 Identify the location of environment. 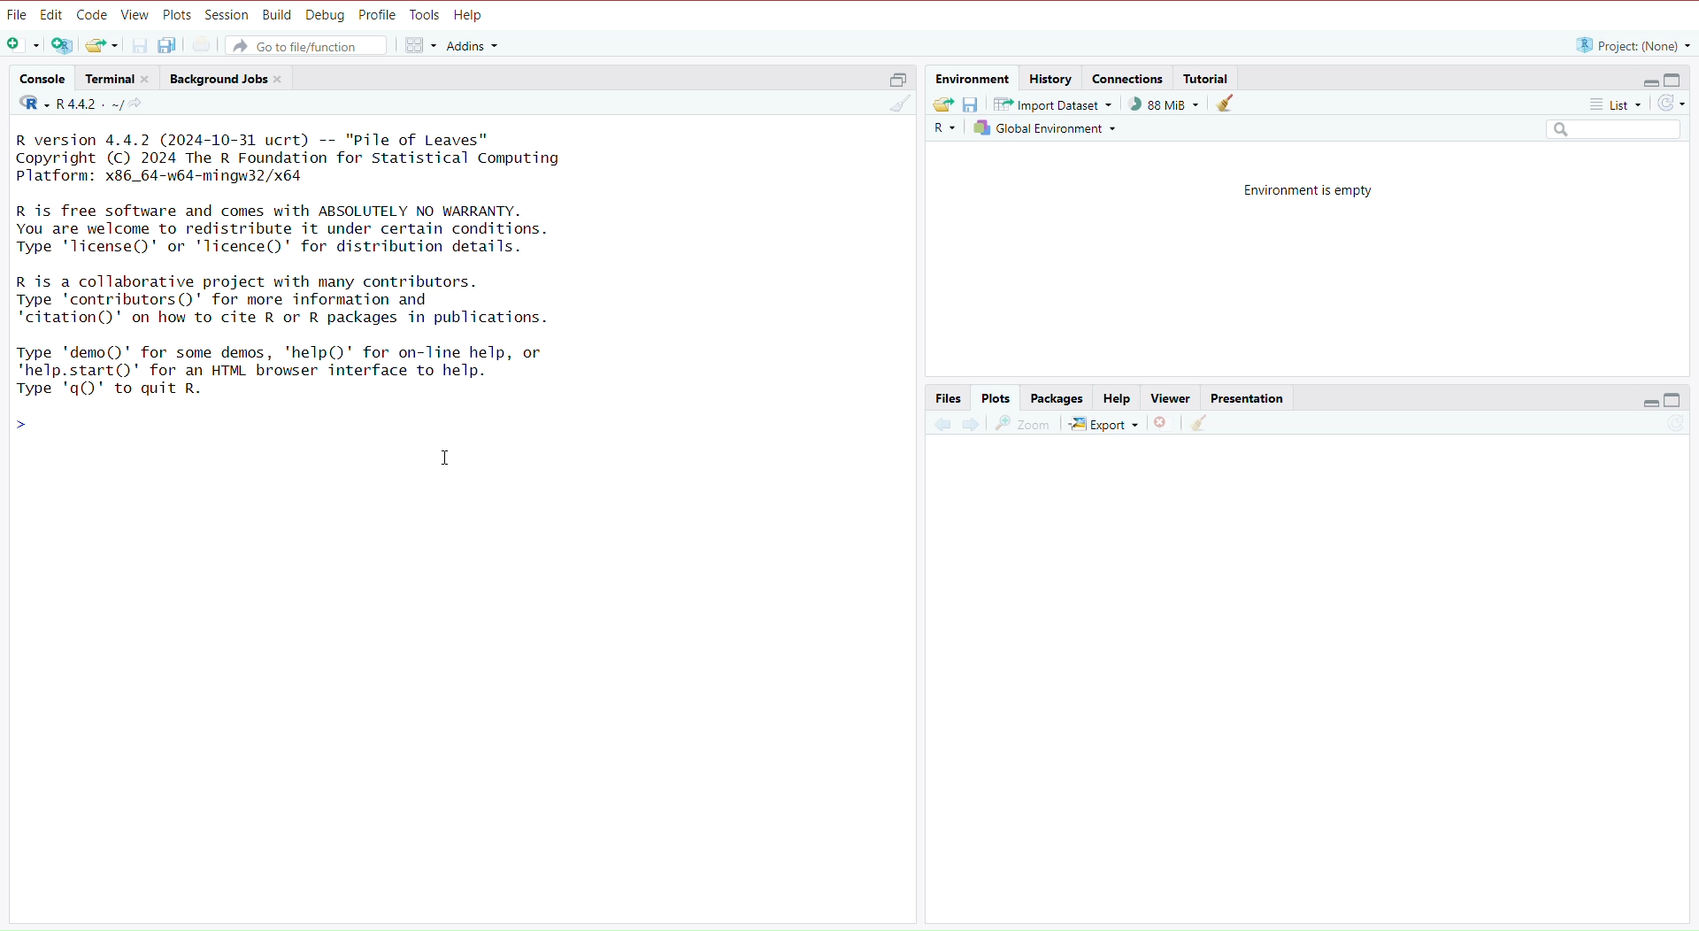
(973, 79).